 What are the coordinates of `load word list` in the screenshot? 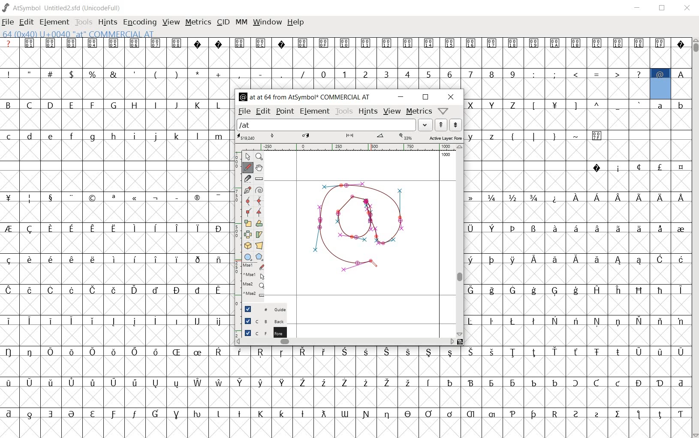 It's located at (326, 125).